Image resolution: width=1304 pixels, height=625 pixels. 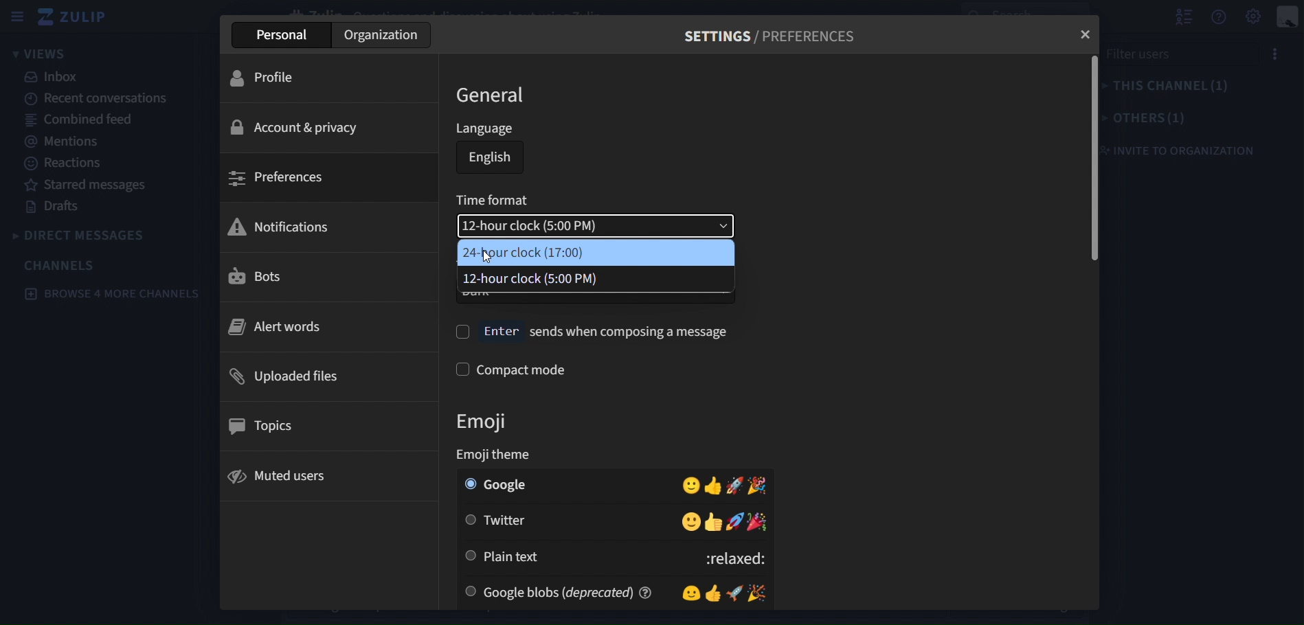 I want to click on direct messages, so click(x=82, y=238).